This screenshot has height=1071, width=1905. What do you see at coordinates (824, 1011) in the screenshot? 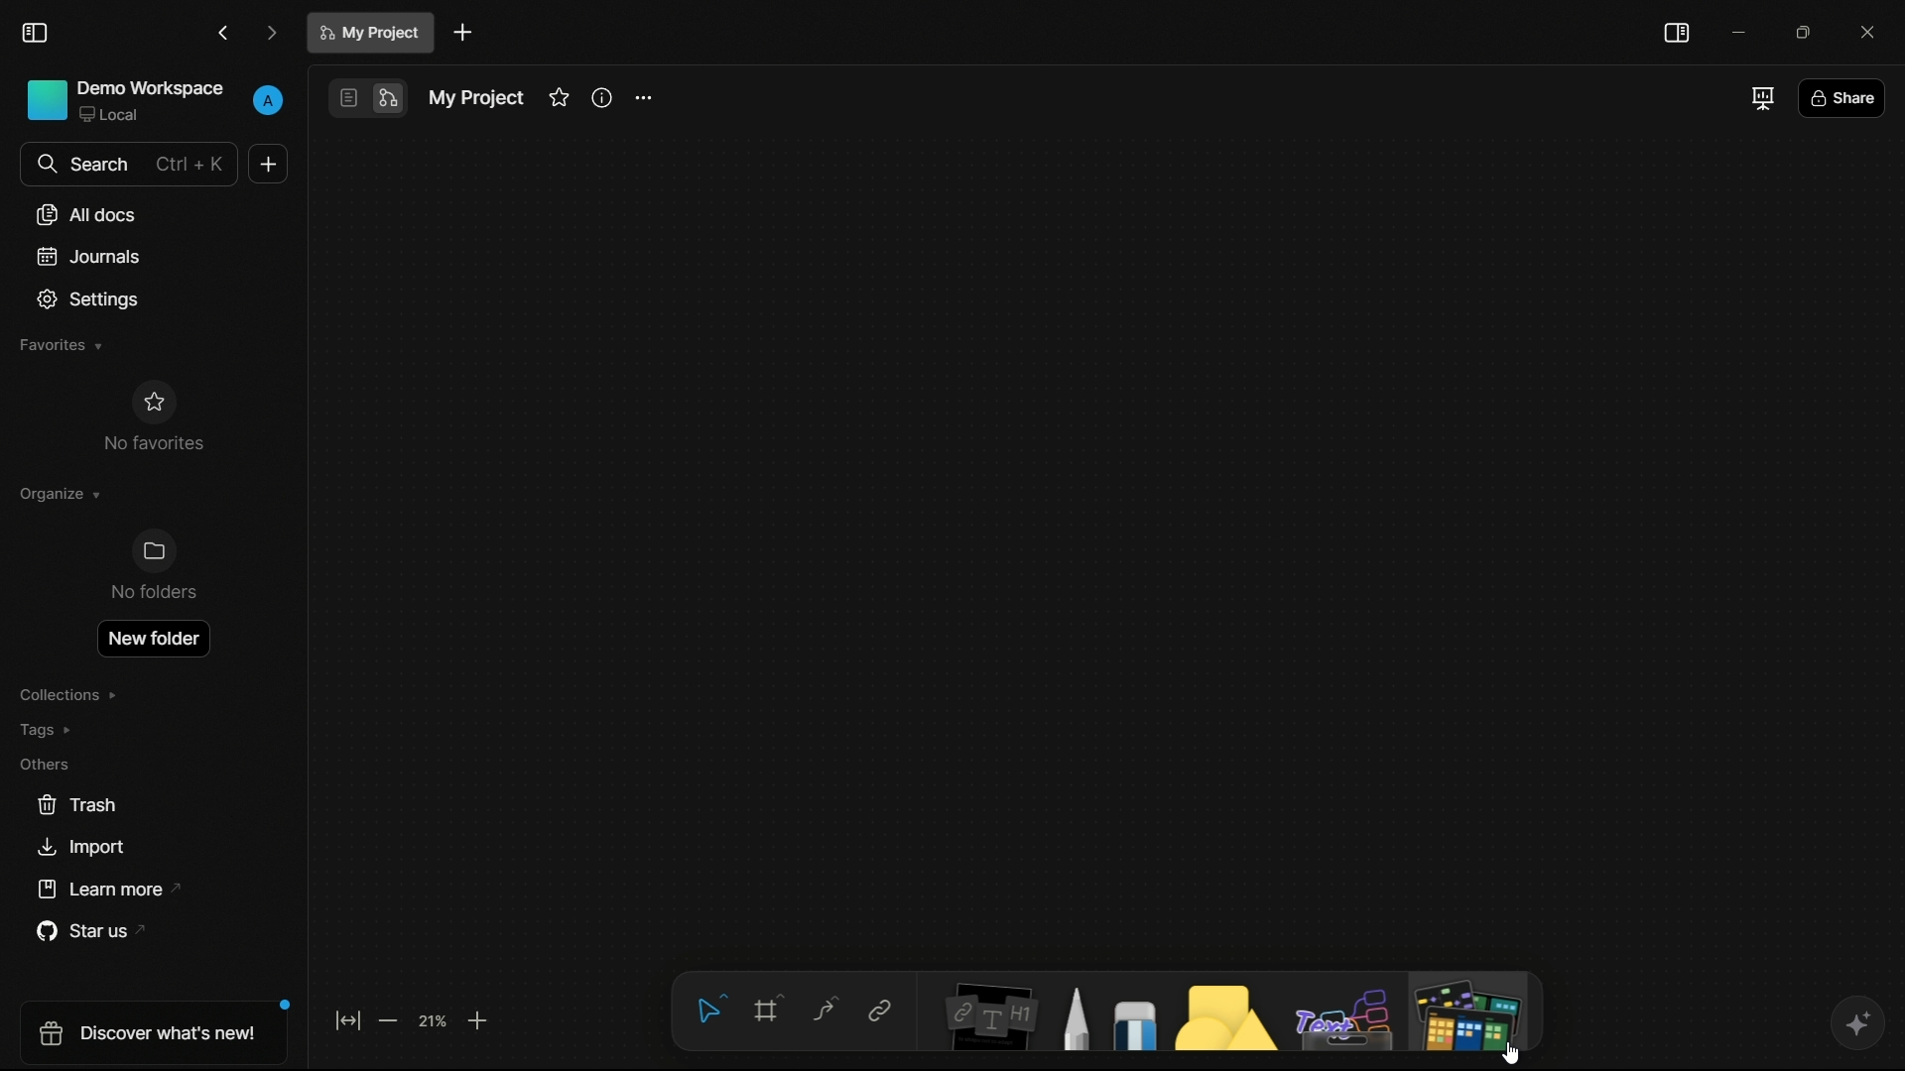
I see `connector` at bounding box center [824, 1011].